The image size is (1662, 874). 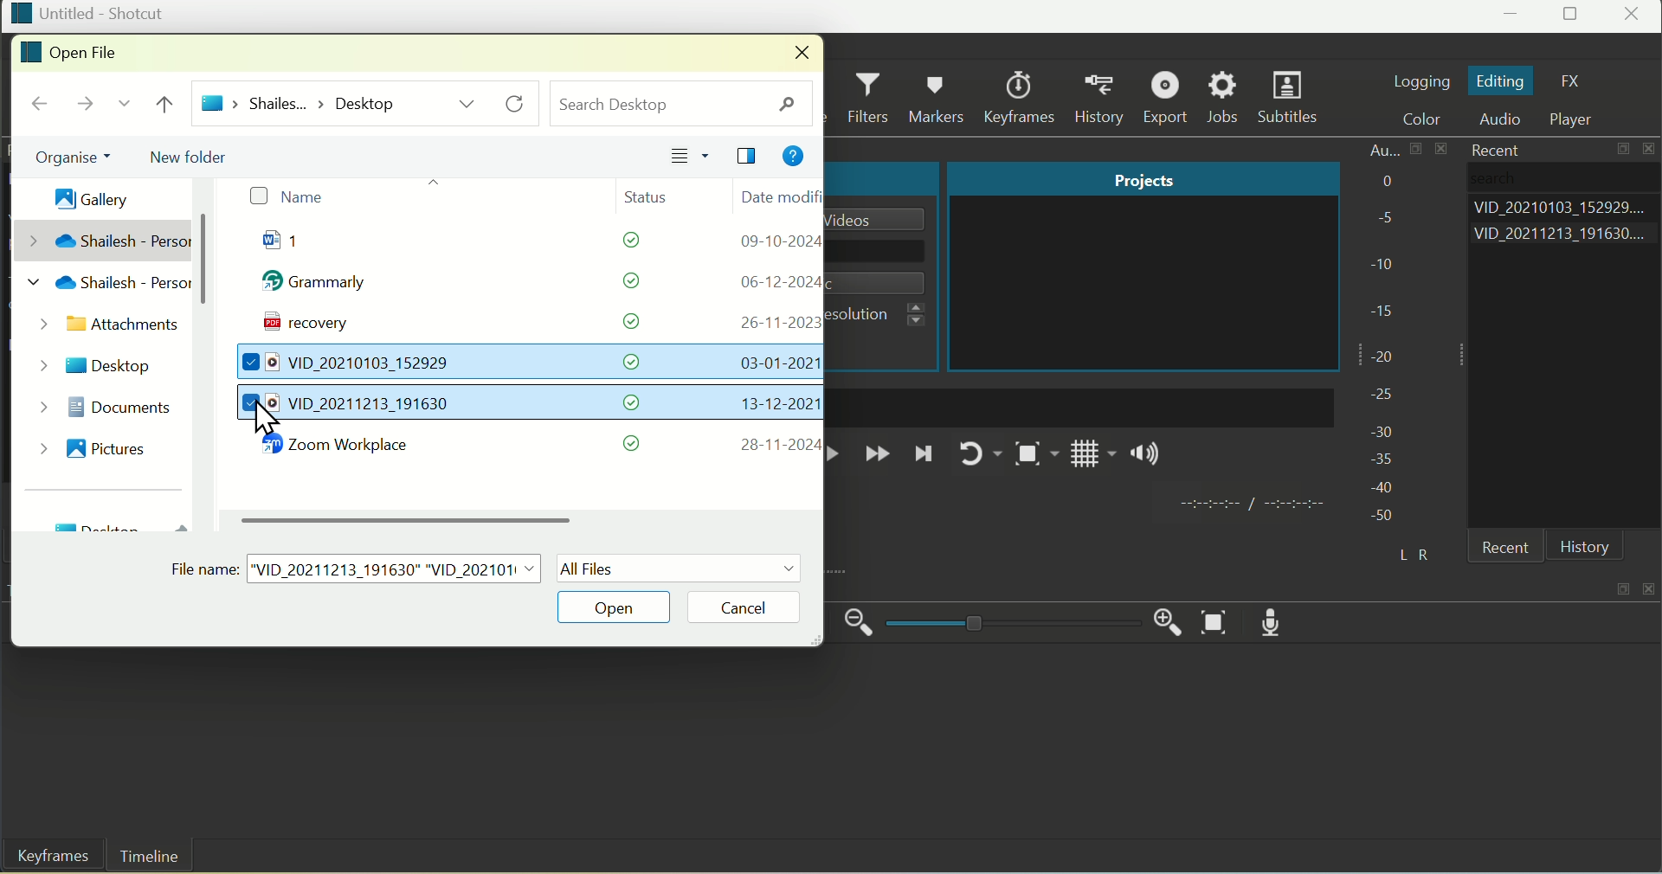 I want to click on Filters, so click(x=871, y=99).